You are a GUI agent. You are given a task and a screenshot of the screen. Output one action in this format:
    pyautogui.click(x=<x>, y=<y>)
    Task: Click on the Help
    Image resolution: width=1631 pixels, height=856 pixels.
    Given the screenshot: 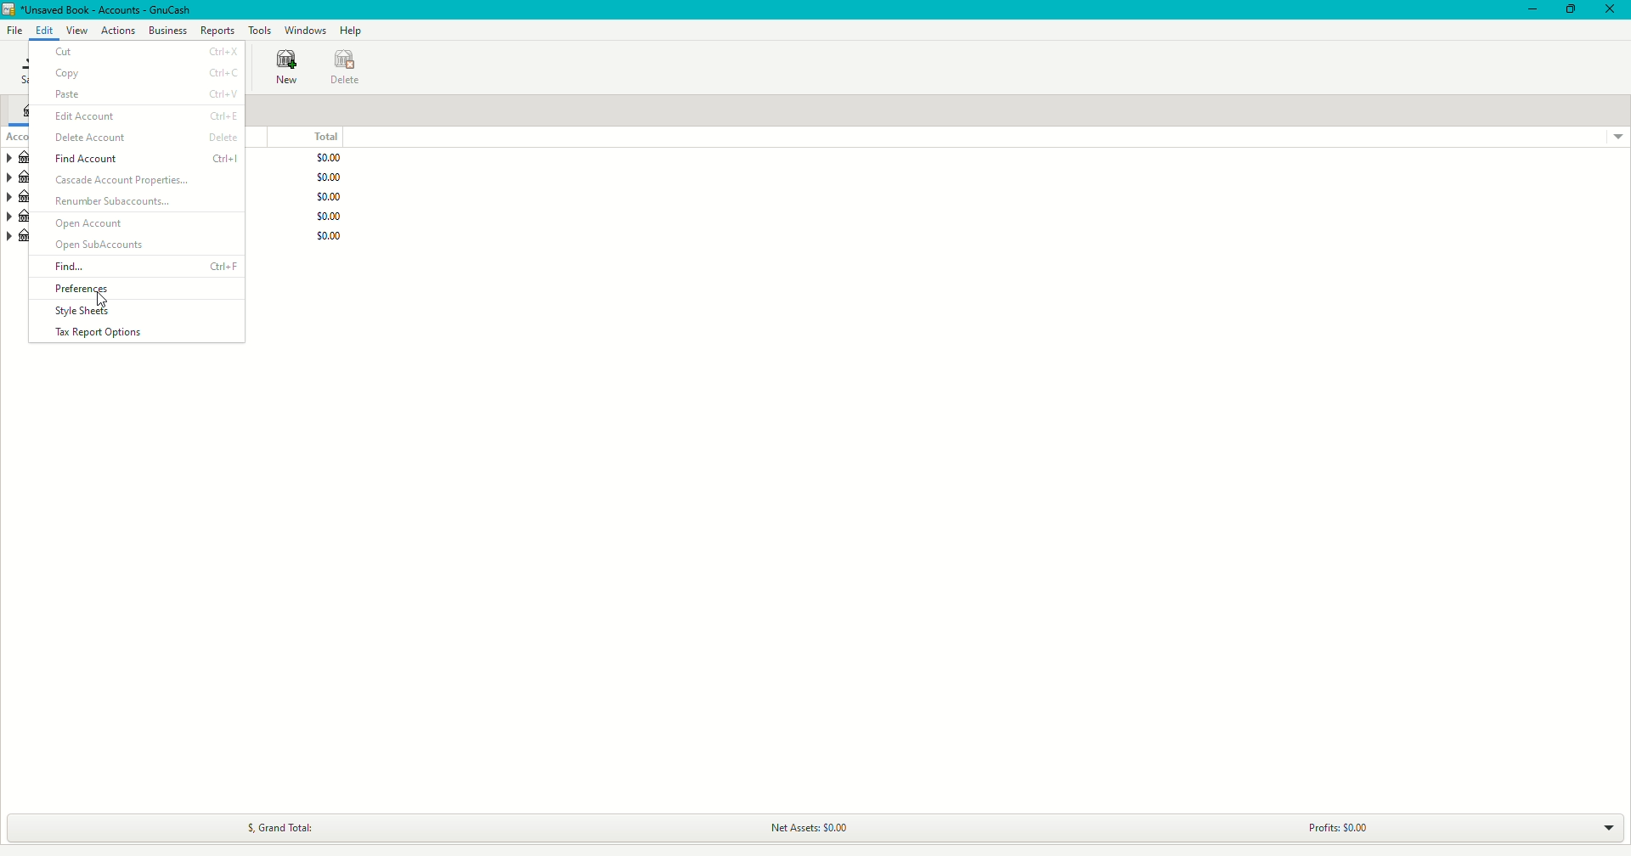 What is the action you would take?
    pyautogui.click(x=353, y=31)
    